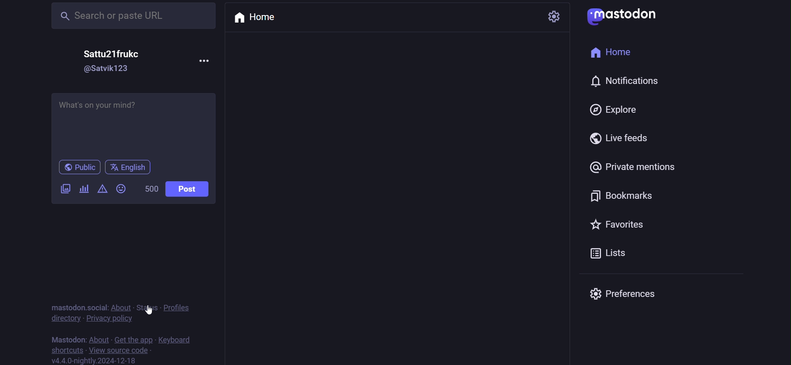  What do you see at coordinates (149, 310) in the screenshot?
I see `Cursor` at bounding box center [149, 310].